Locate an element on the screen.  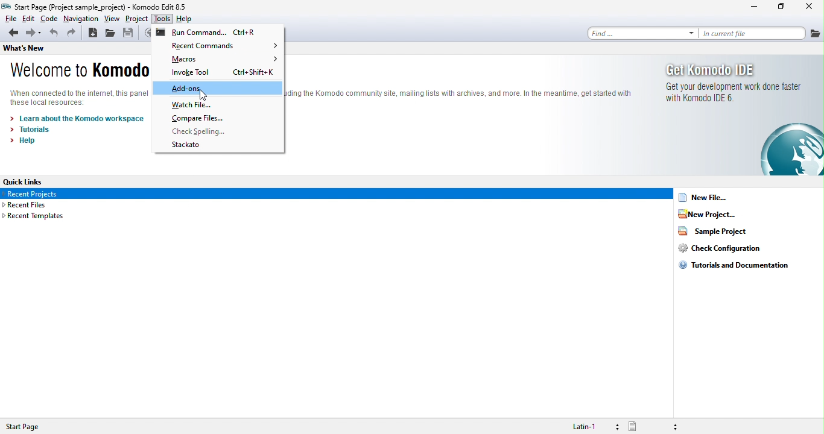
new file is located at coordinates (717, 199).